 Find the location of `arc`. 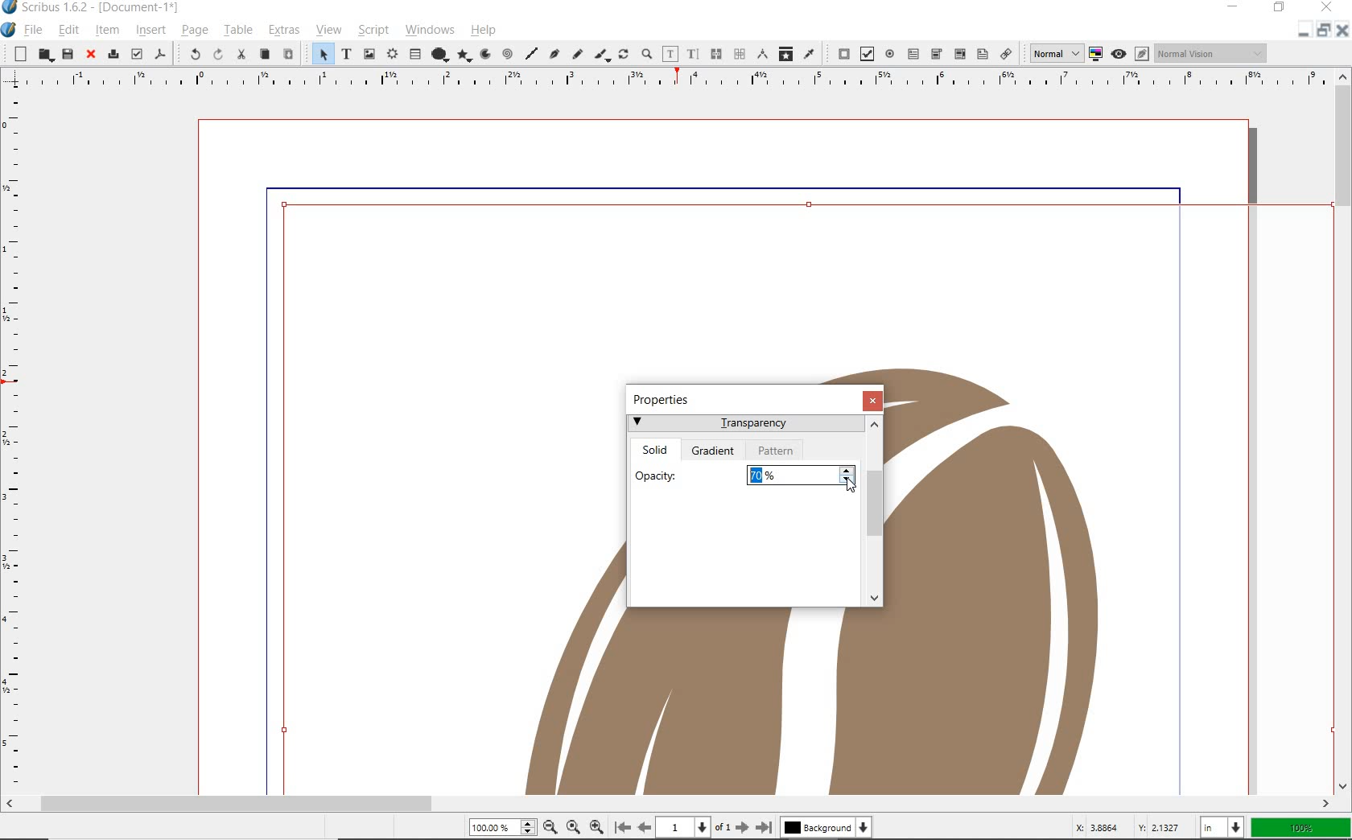

arc is located at coordinates (488, 53).